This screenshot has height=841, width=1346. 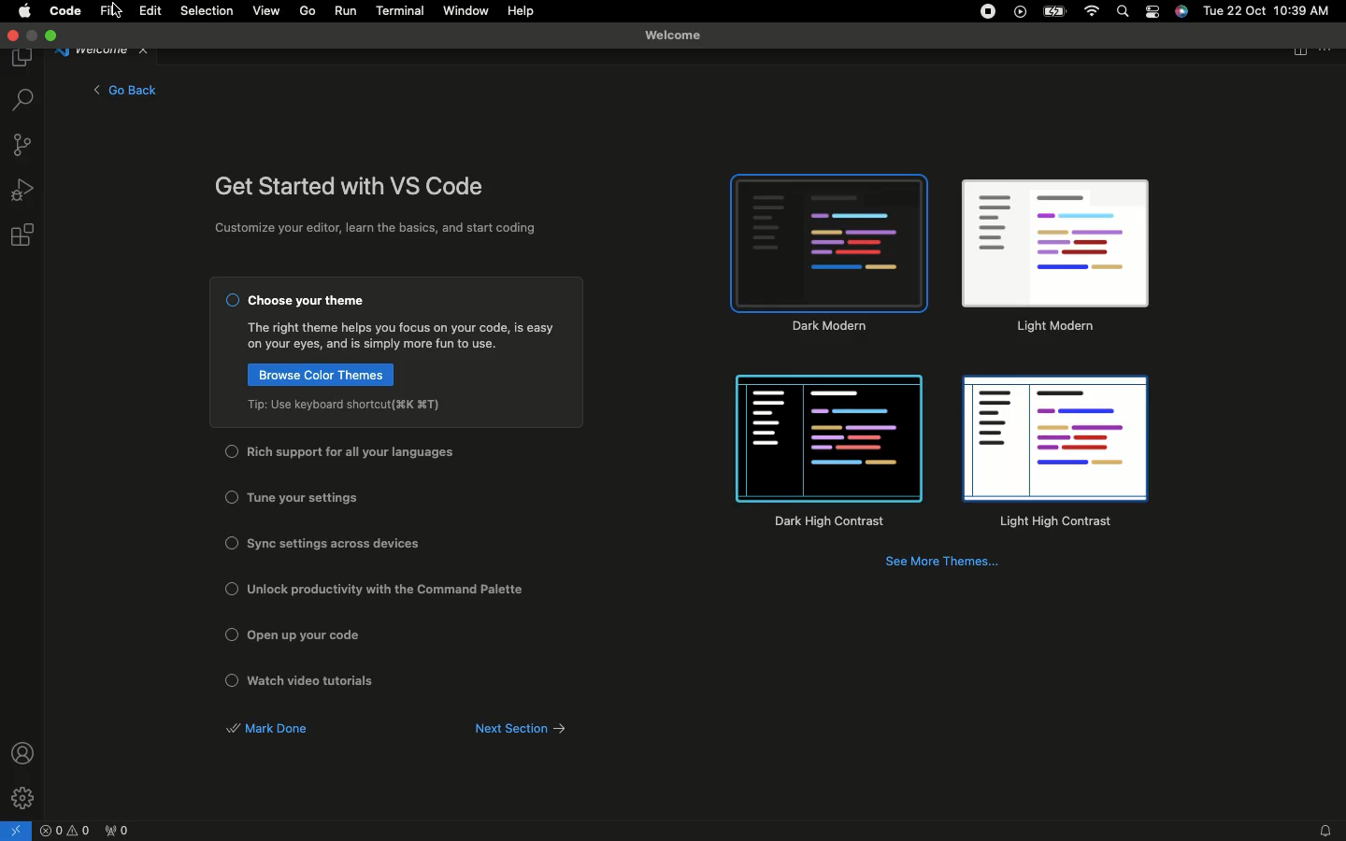 I want to click on minimize, so click(x=33, y=36).